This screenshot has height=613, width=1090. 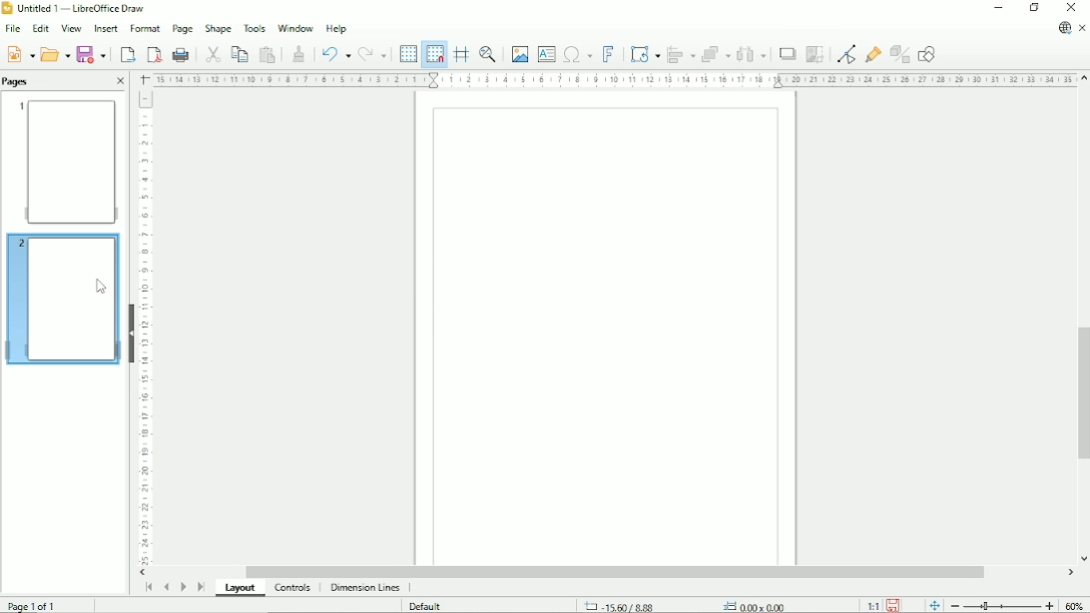 I want to click on Page, so click(x=182, y=29).